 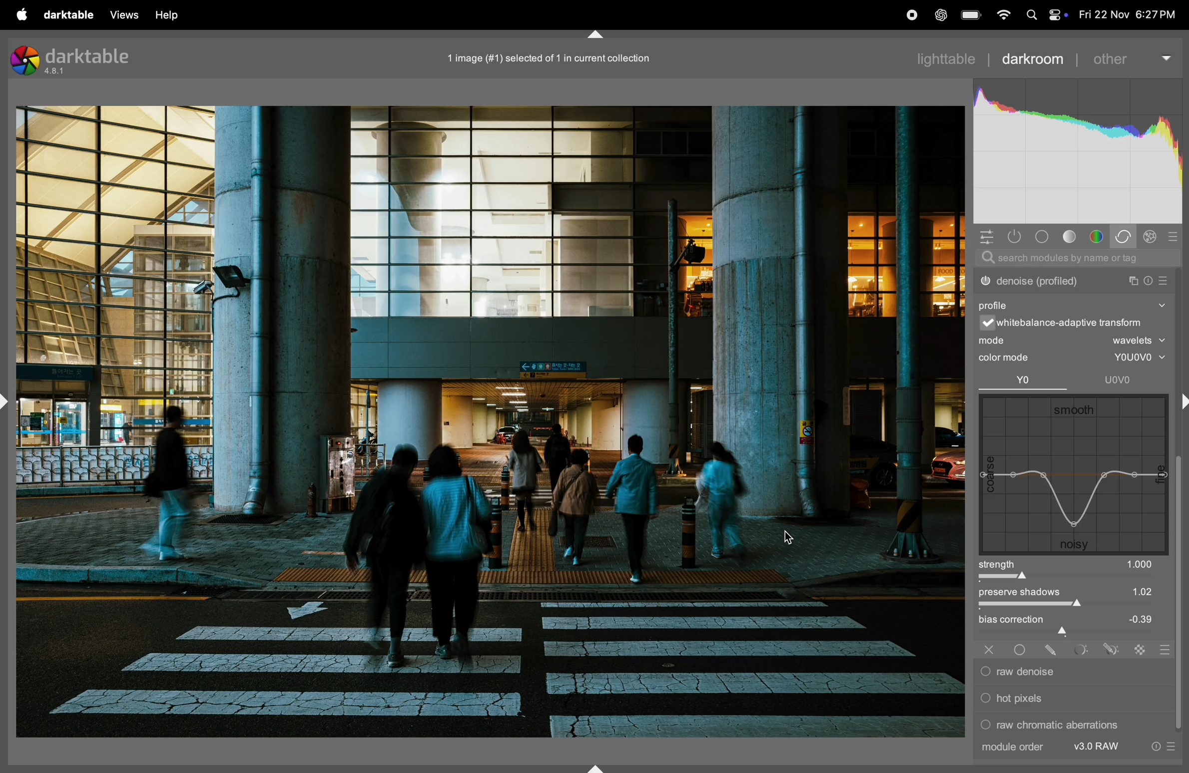 I want to click on darktable, so click(x=71, y=15).